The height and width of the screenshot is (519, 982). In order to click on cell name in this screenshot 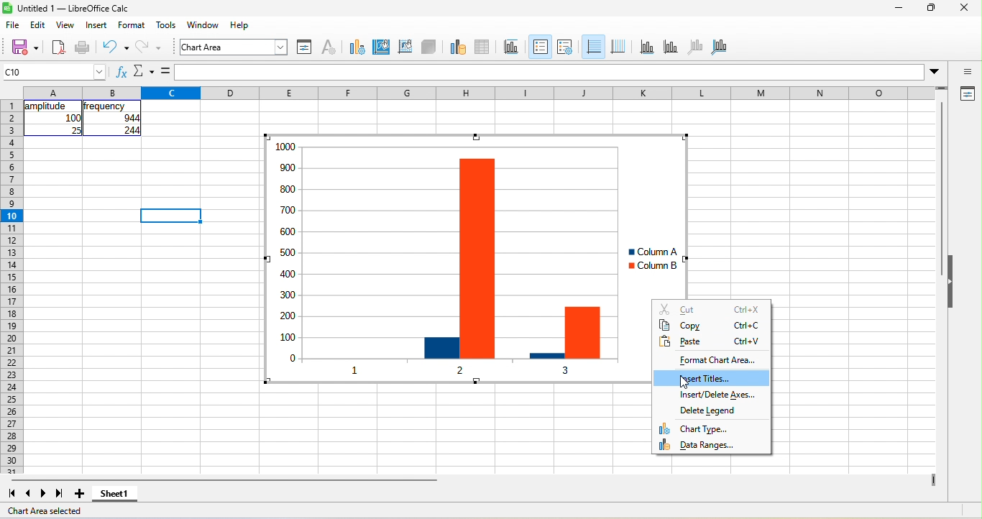, I will do `click(53, 72)`.